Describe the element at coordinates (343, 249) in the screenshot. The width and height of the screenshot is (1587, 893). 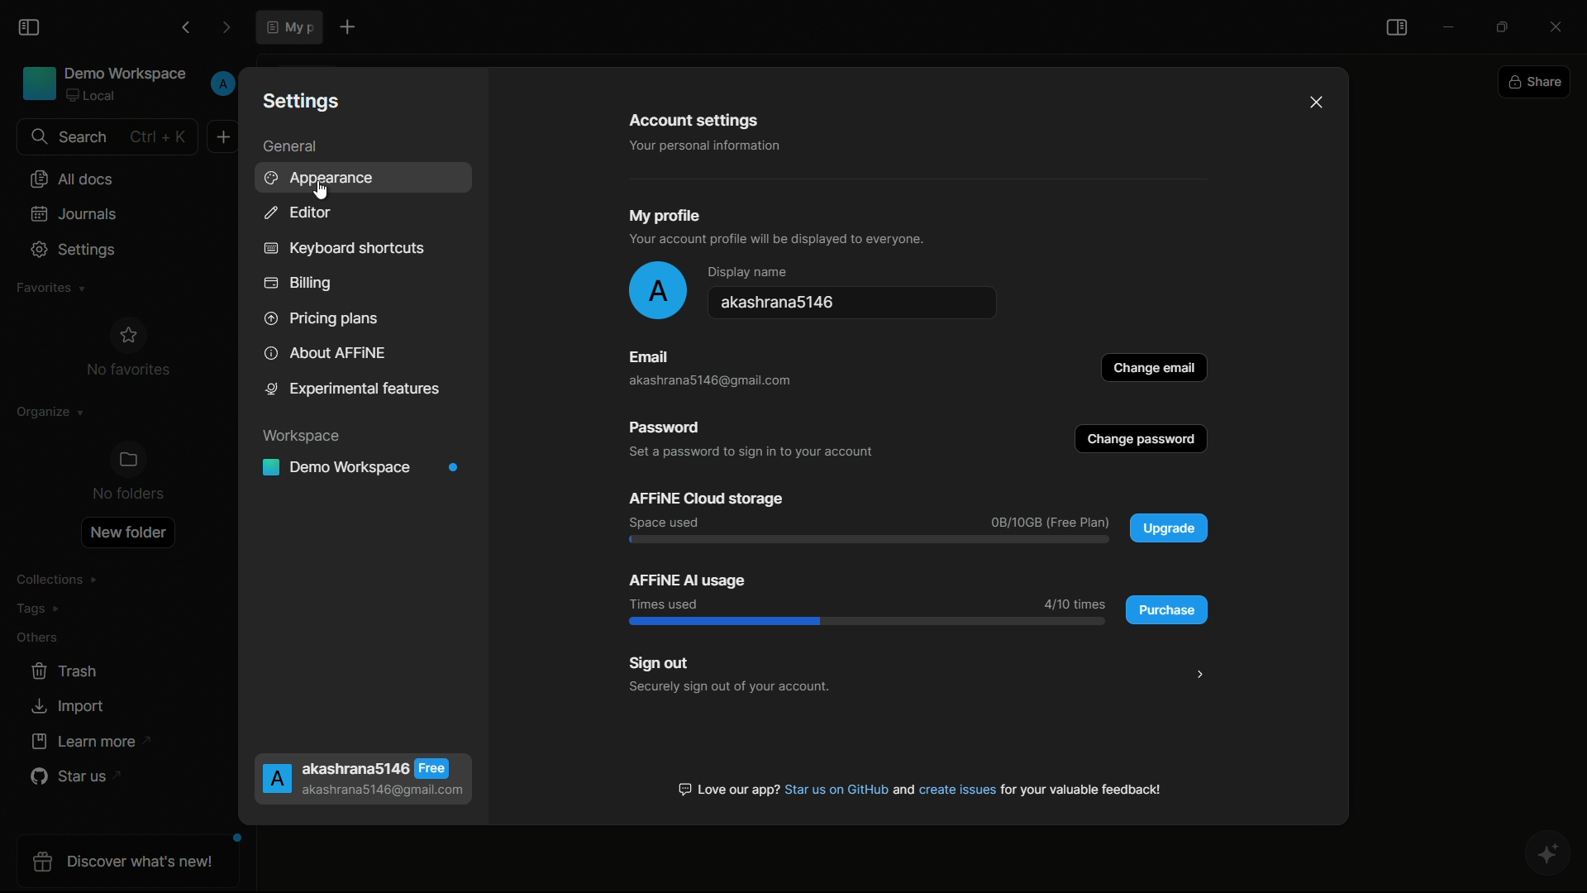
I see `keyboard shortcuts` at that location.